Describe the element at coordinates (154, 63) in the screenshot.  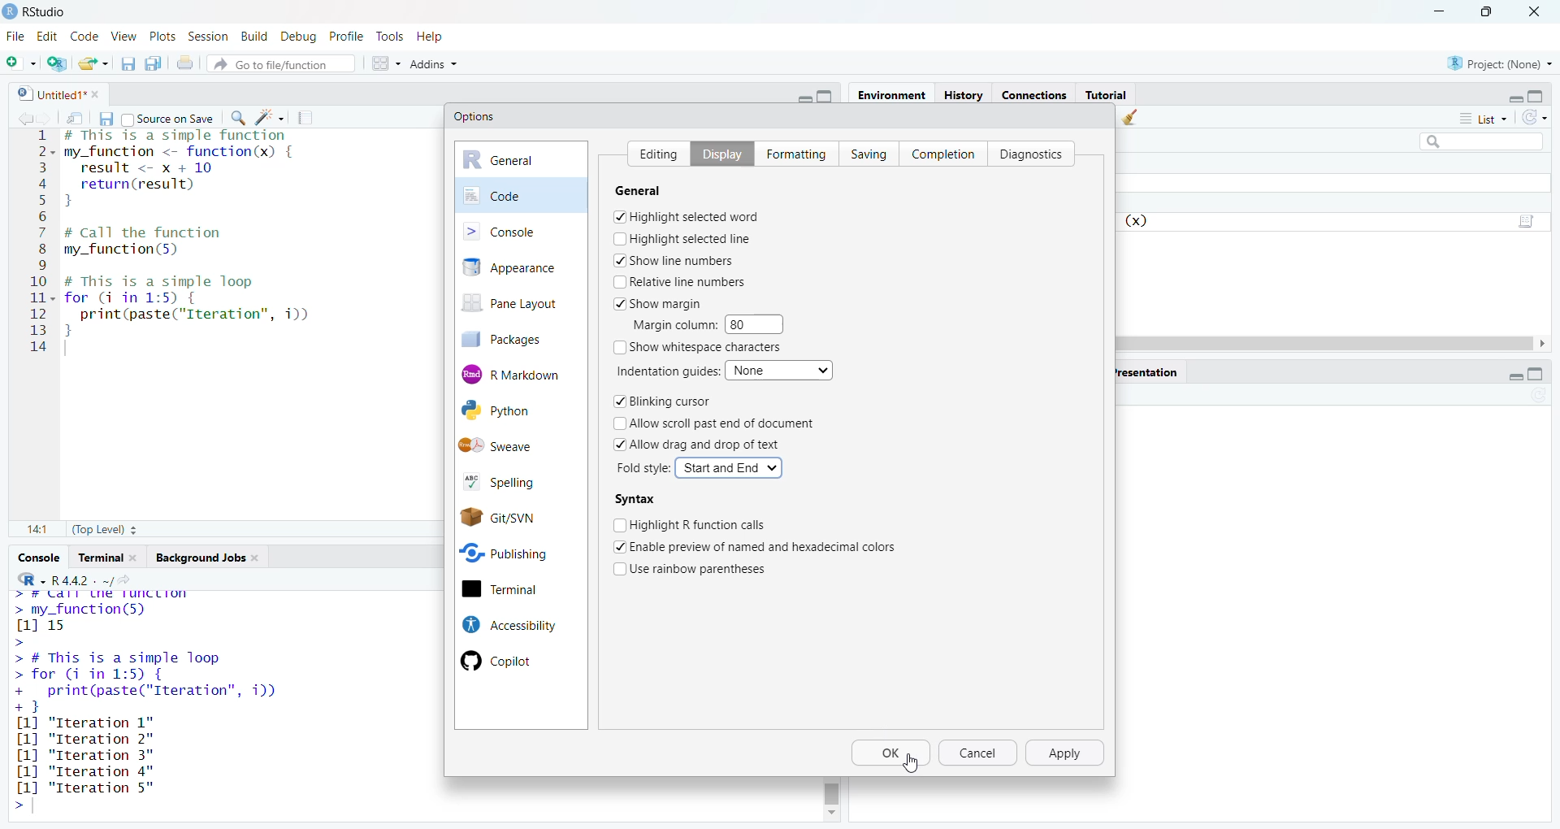
I see `save all open documents` at that location.